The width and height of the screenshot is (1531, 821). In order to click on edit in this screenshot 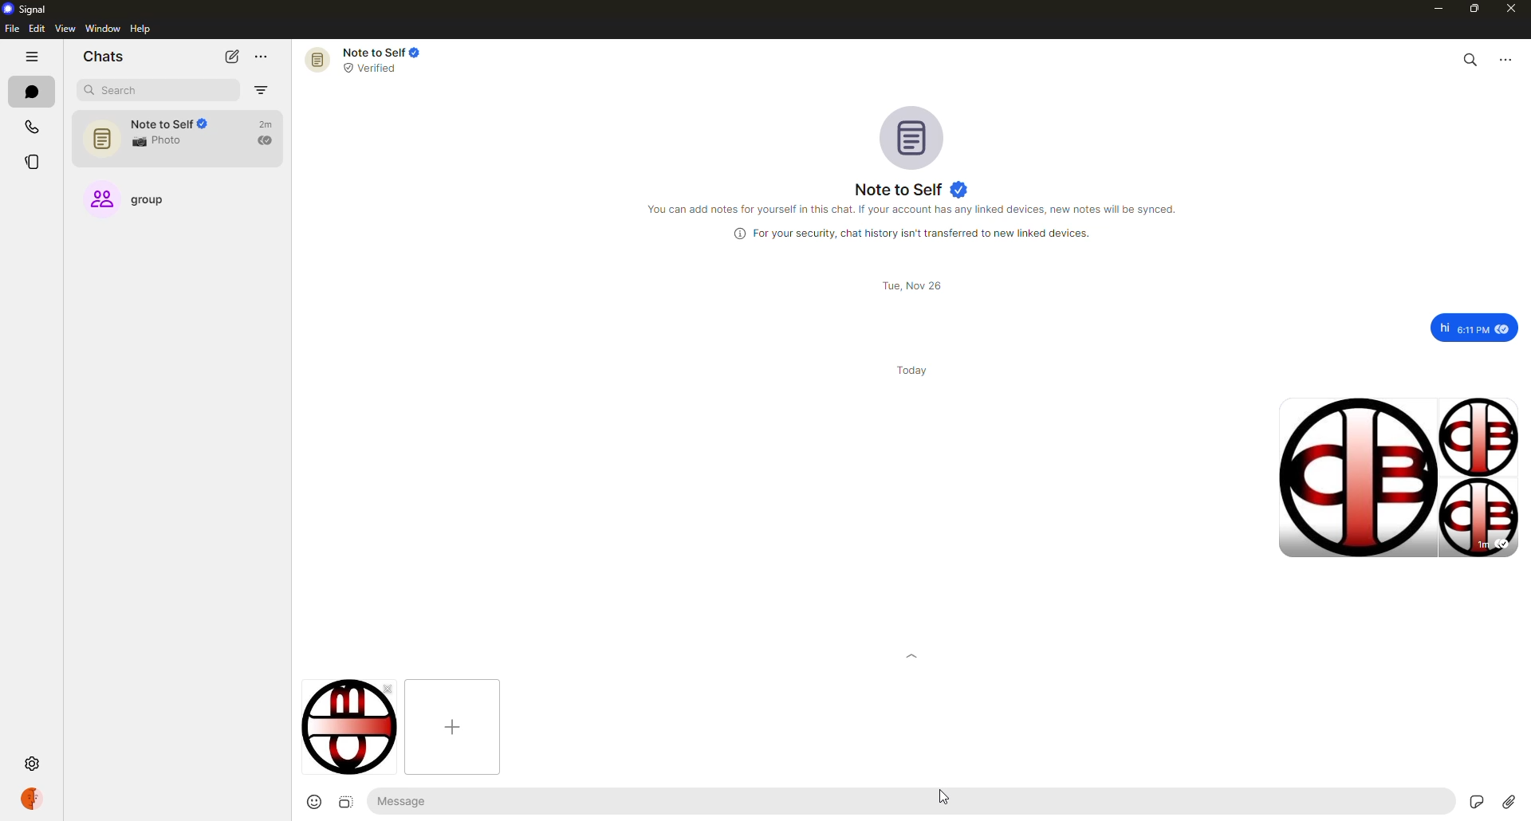, I will do `click(37, 29)`.